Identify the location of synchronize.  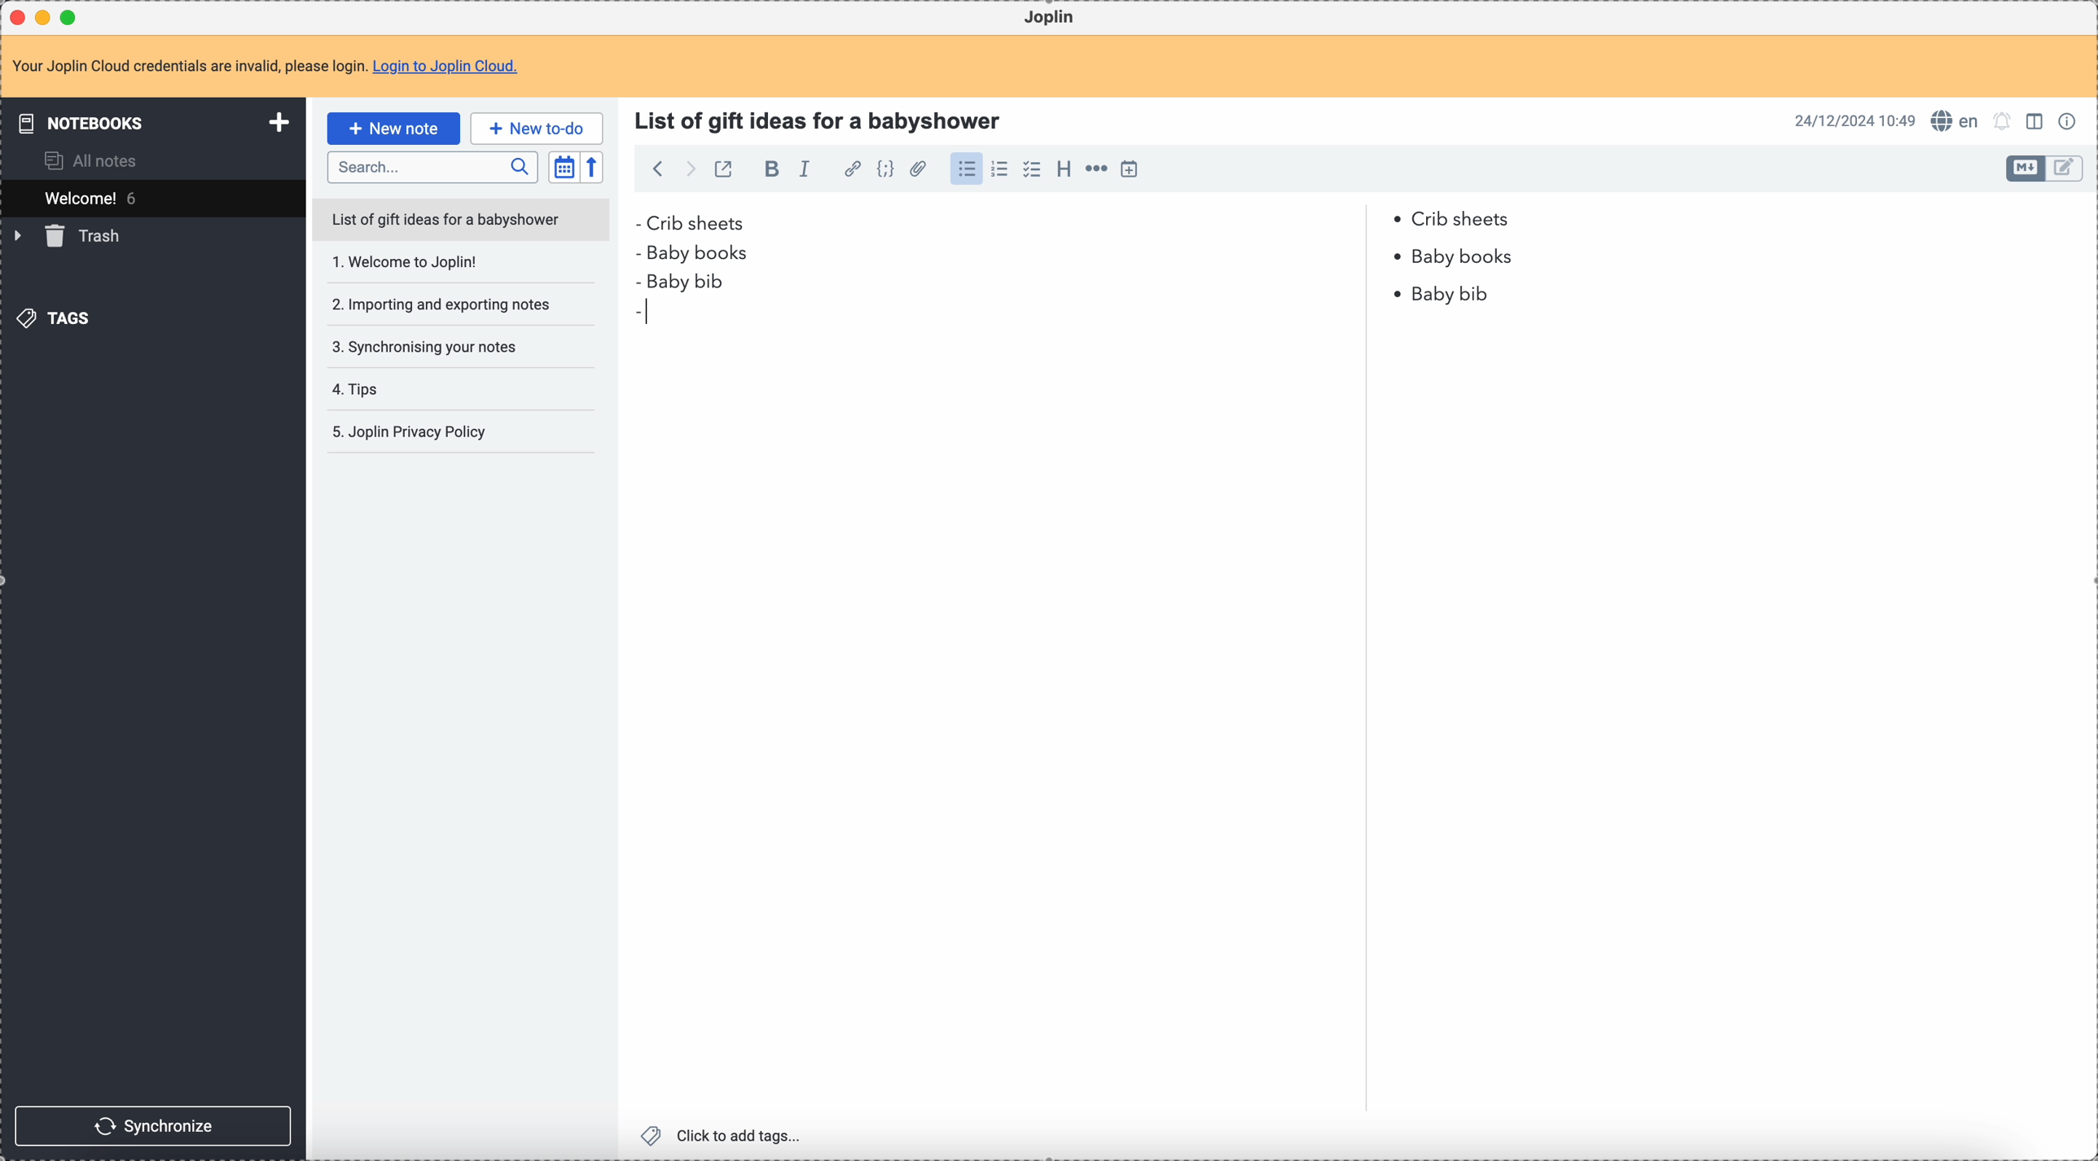
(156, 1124).